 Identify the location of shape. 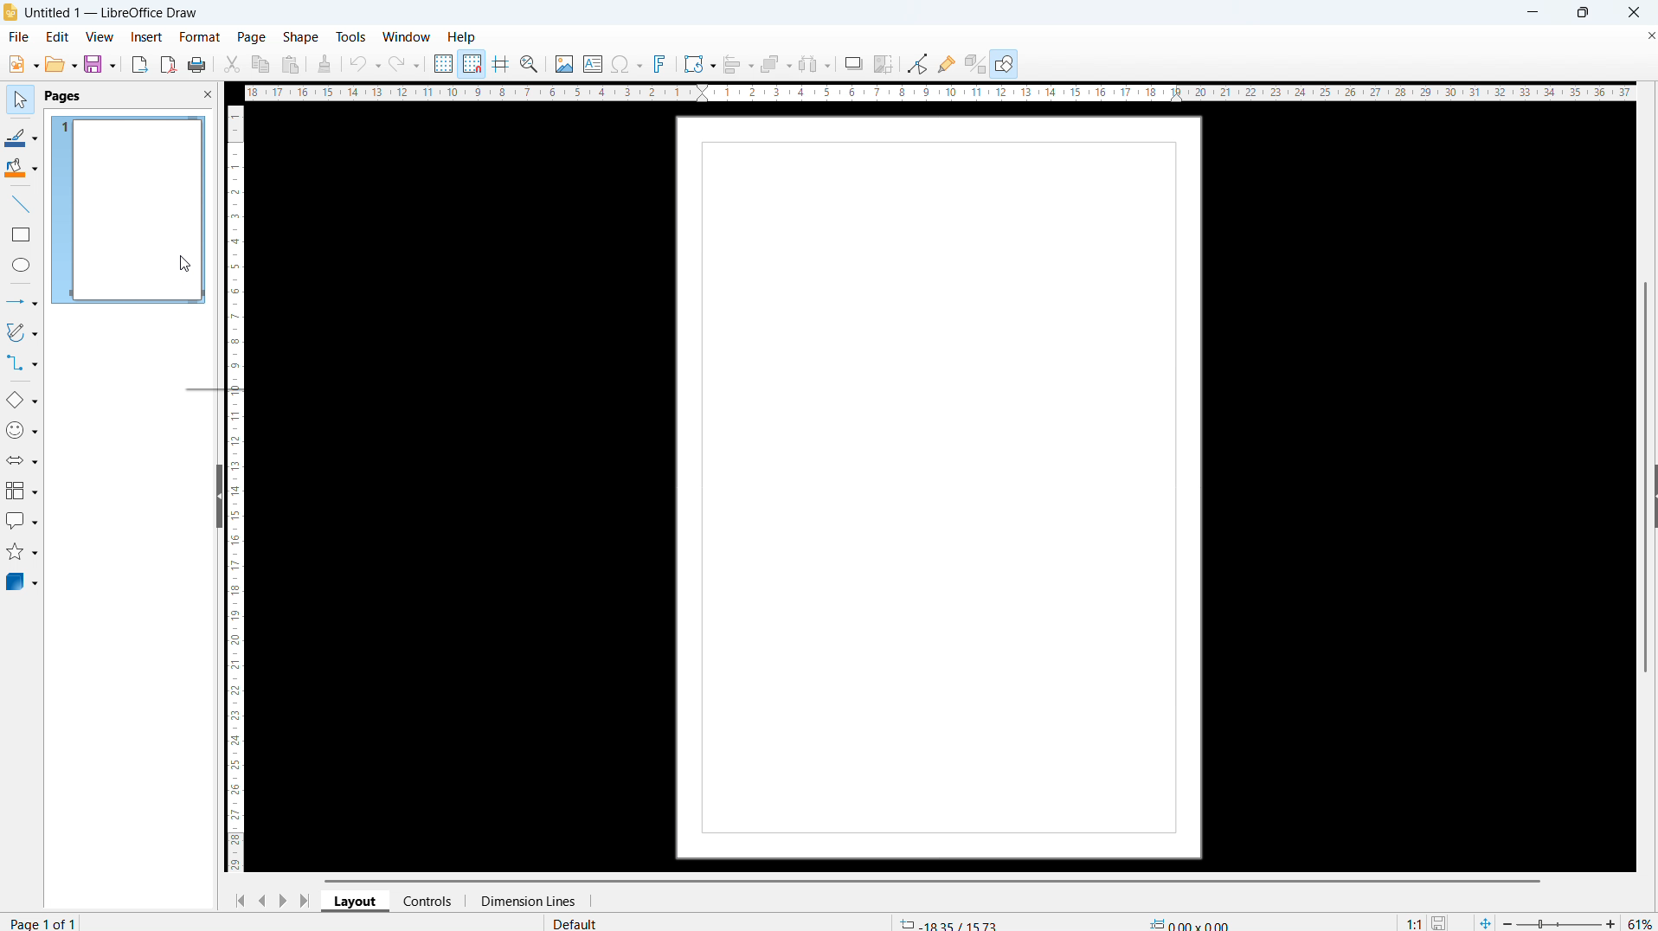
(300, 37).